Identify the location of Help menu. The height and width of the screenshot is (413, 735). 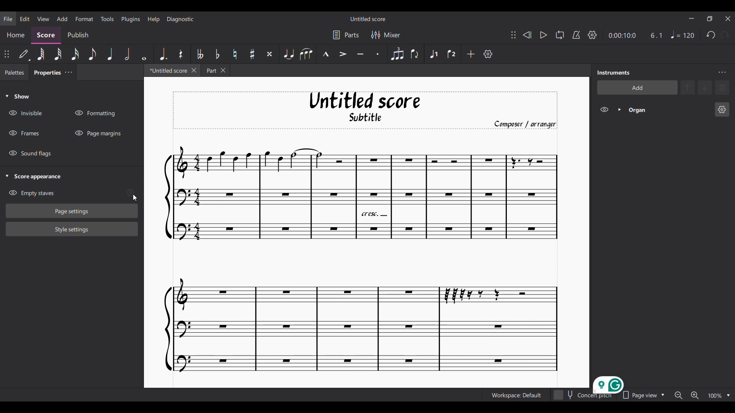
(153, 19).